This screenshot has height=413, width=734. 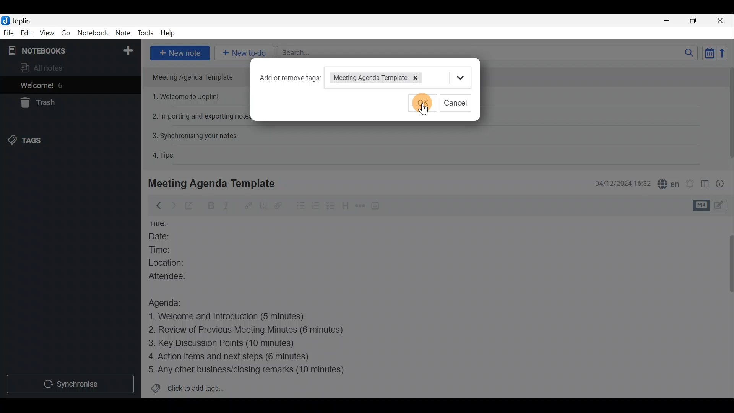 What do you see at coordinates (291, 78) in the screenshot?
I see `Add or remove tags:` at bounding box center [291, 78].